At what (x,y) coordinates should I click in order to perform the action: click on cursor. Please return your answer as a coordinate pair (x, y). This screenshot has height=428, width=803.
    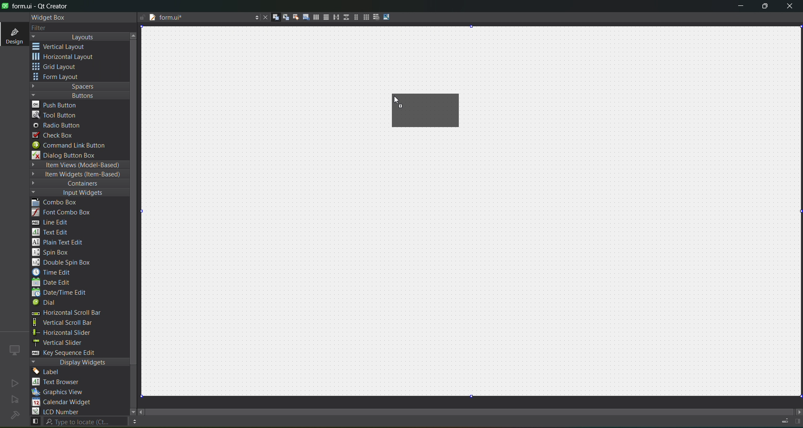
    Looking at the image, I should click on (394, 101).